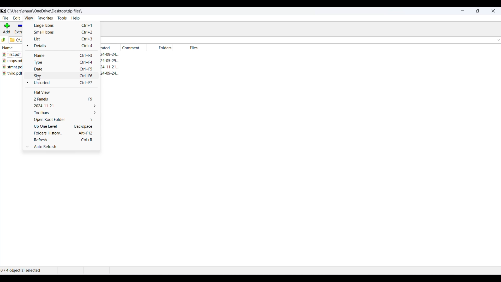  What do you see at coordinates (64, 70) in the screenshot?
I see `date` at bounding box center [64, 70].